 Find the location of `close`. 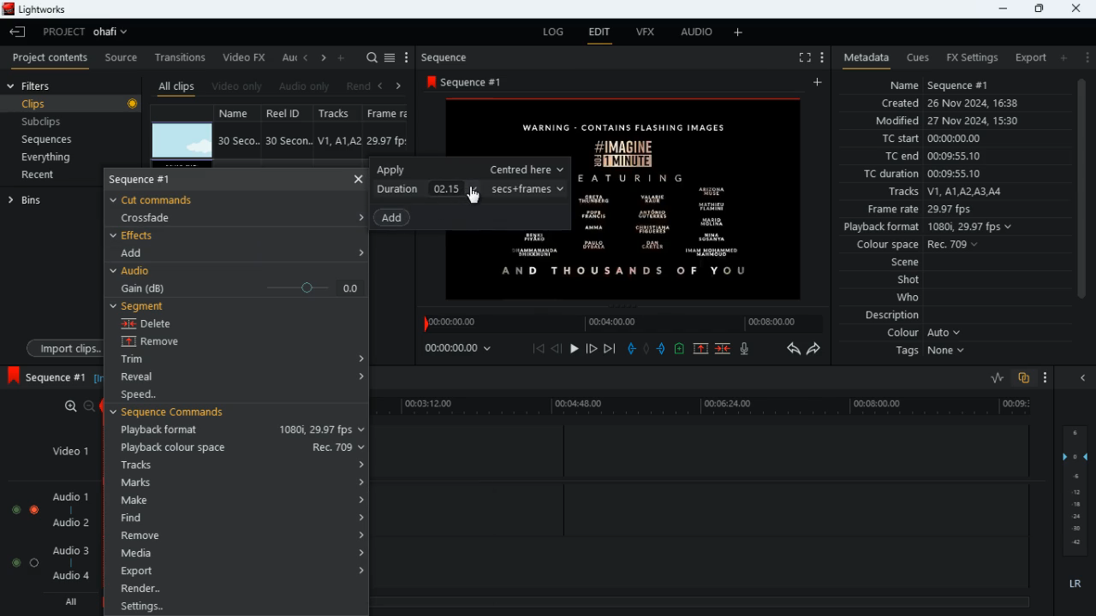

close is located at coordinates (358, 178).